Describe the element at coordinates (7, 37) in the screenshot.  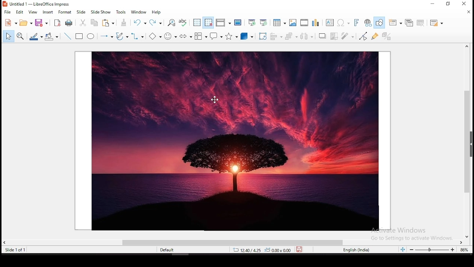
I see `select tool` at that location.